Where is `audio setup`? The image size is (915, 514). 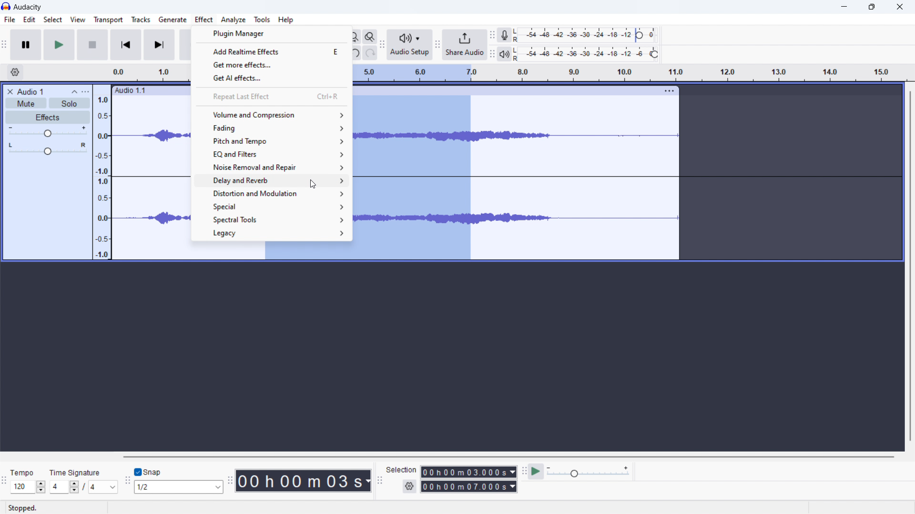 audio setup is located at coordinates (410, 46).